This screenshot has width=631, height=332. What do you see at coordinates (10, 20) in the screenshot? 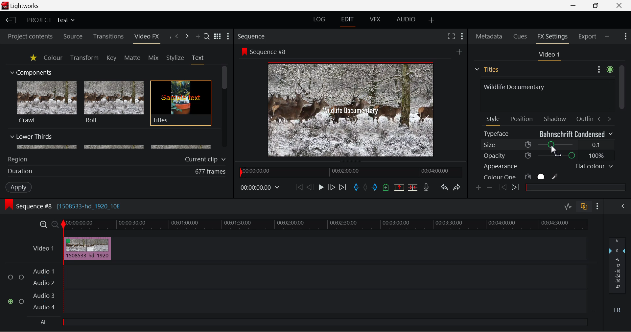
I see `Back to Homepage` at bounding box center [10, 20].